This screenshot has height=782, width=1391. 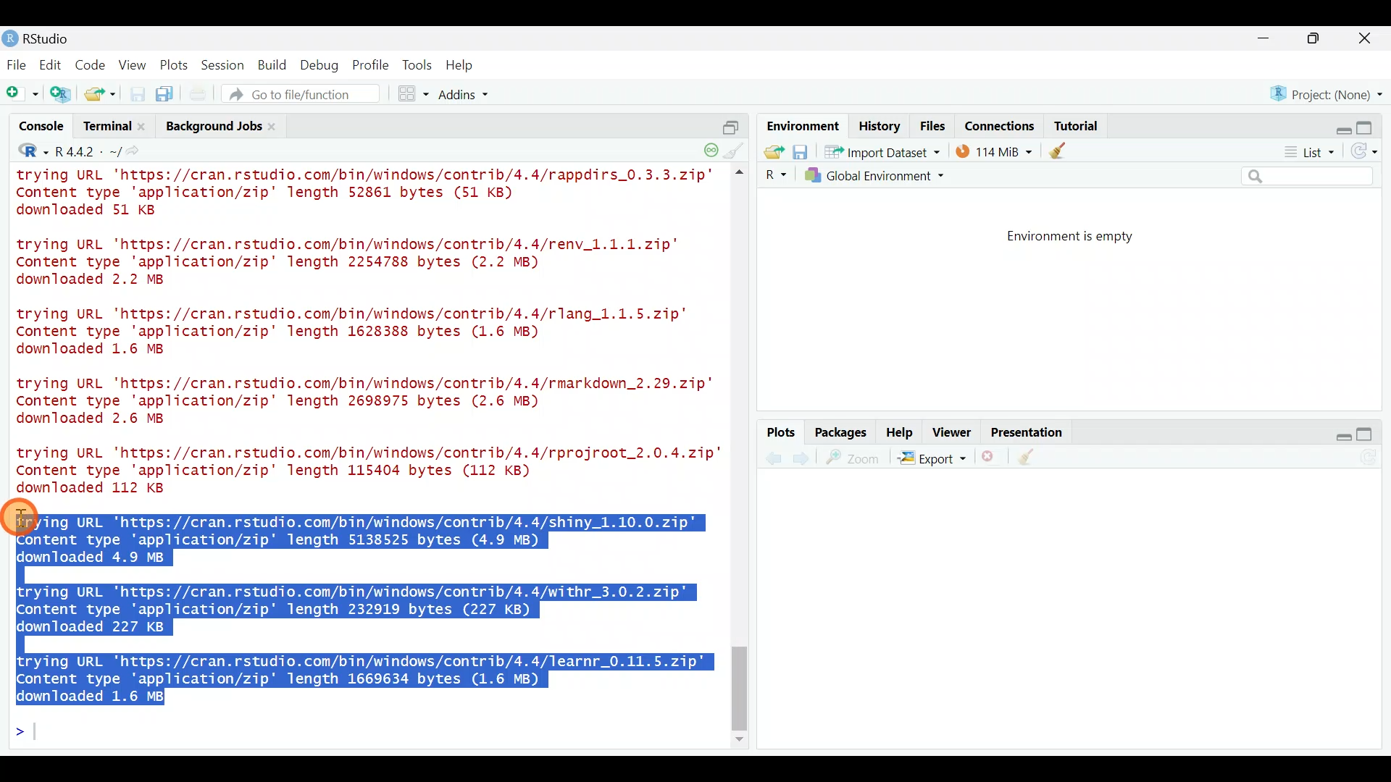 I want to click on Save all open documents, so click(x=167, y=95).